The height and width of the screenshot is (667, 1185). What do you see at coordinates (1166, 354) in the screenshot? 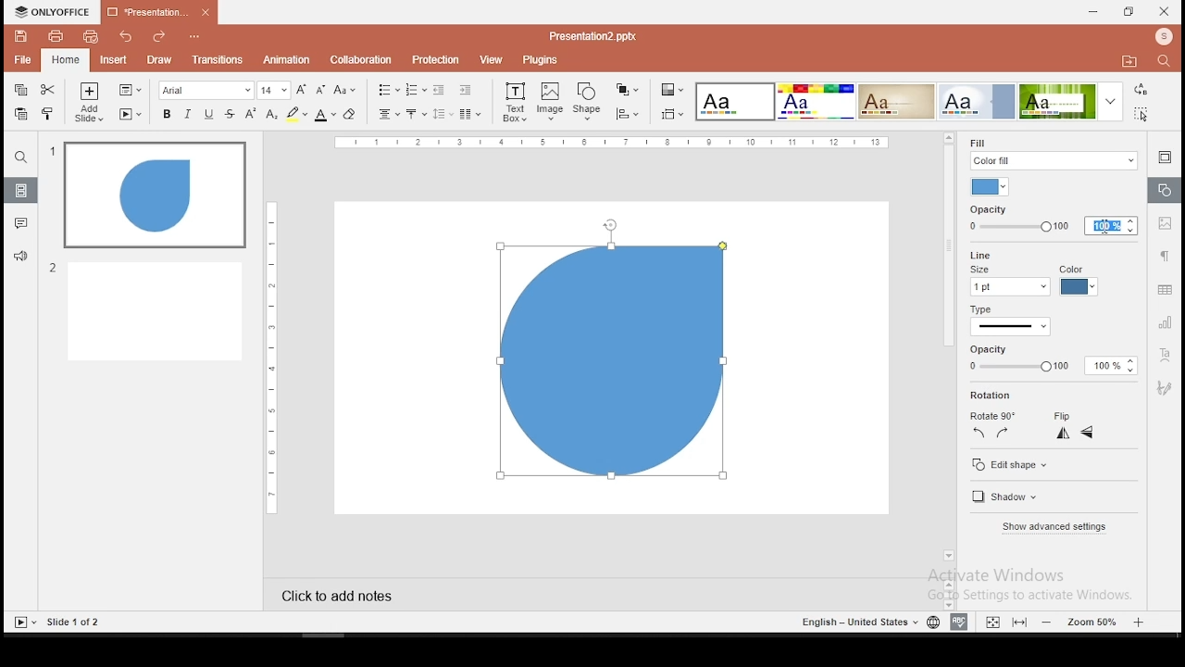
I see `text art tool` at bounding box center [1166, 354].